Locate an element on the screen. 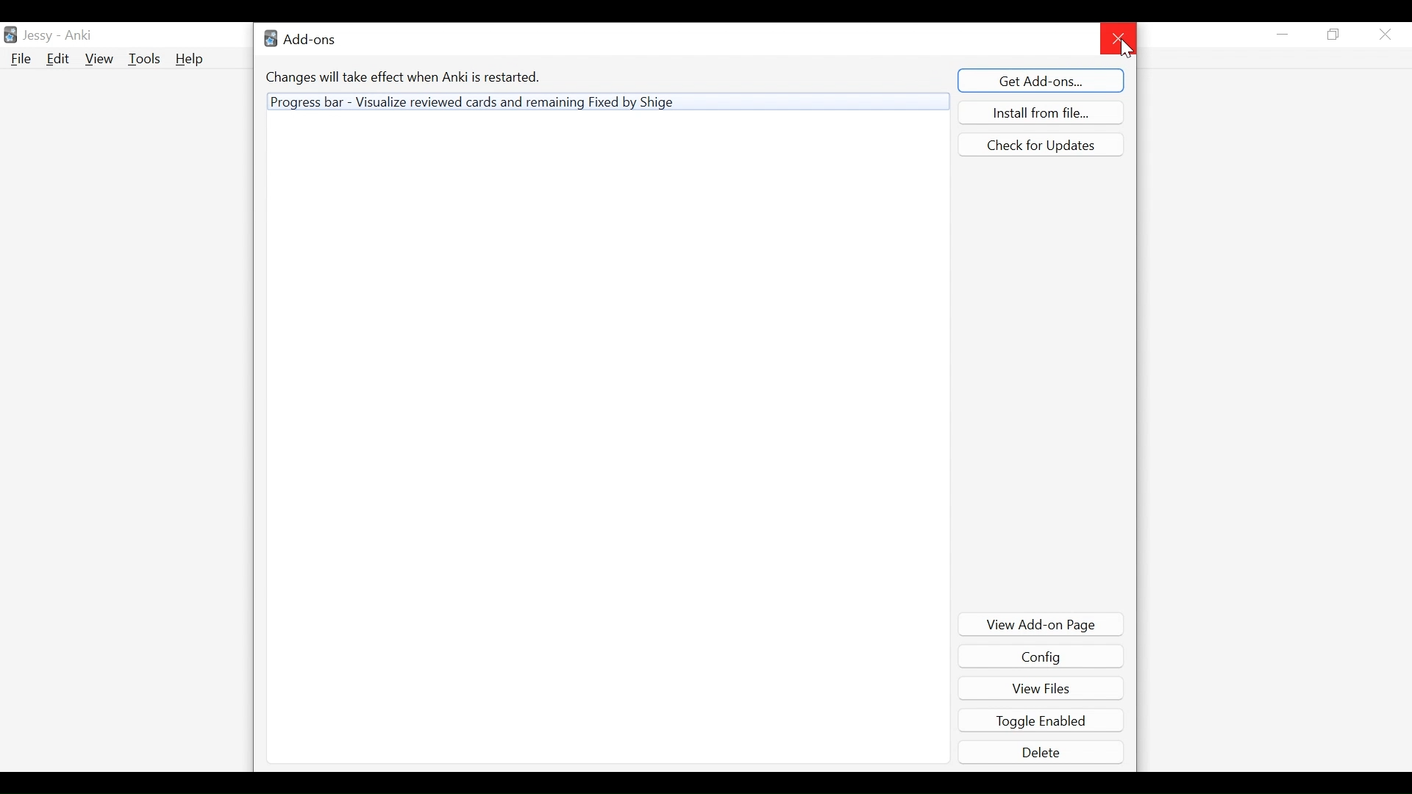 This screenshot has height=794, width=1412. Delete is located at coordinates (1043, 751).